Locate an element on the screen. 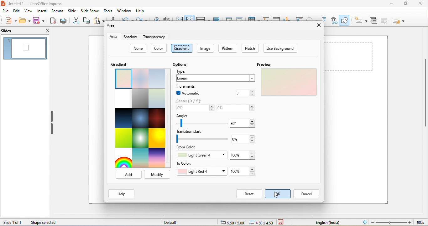 The image size is (428, 226). shadow is located at coordinates (132, 37).